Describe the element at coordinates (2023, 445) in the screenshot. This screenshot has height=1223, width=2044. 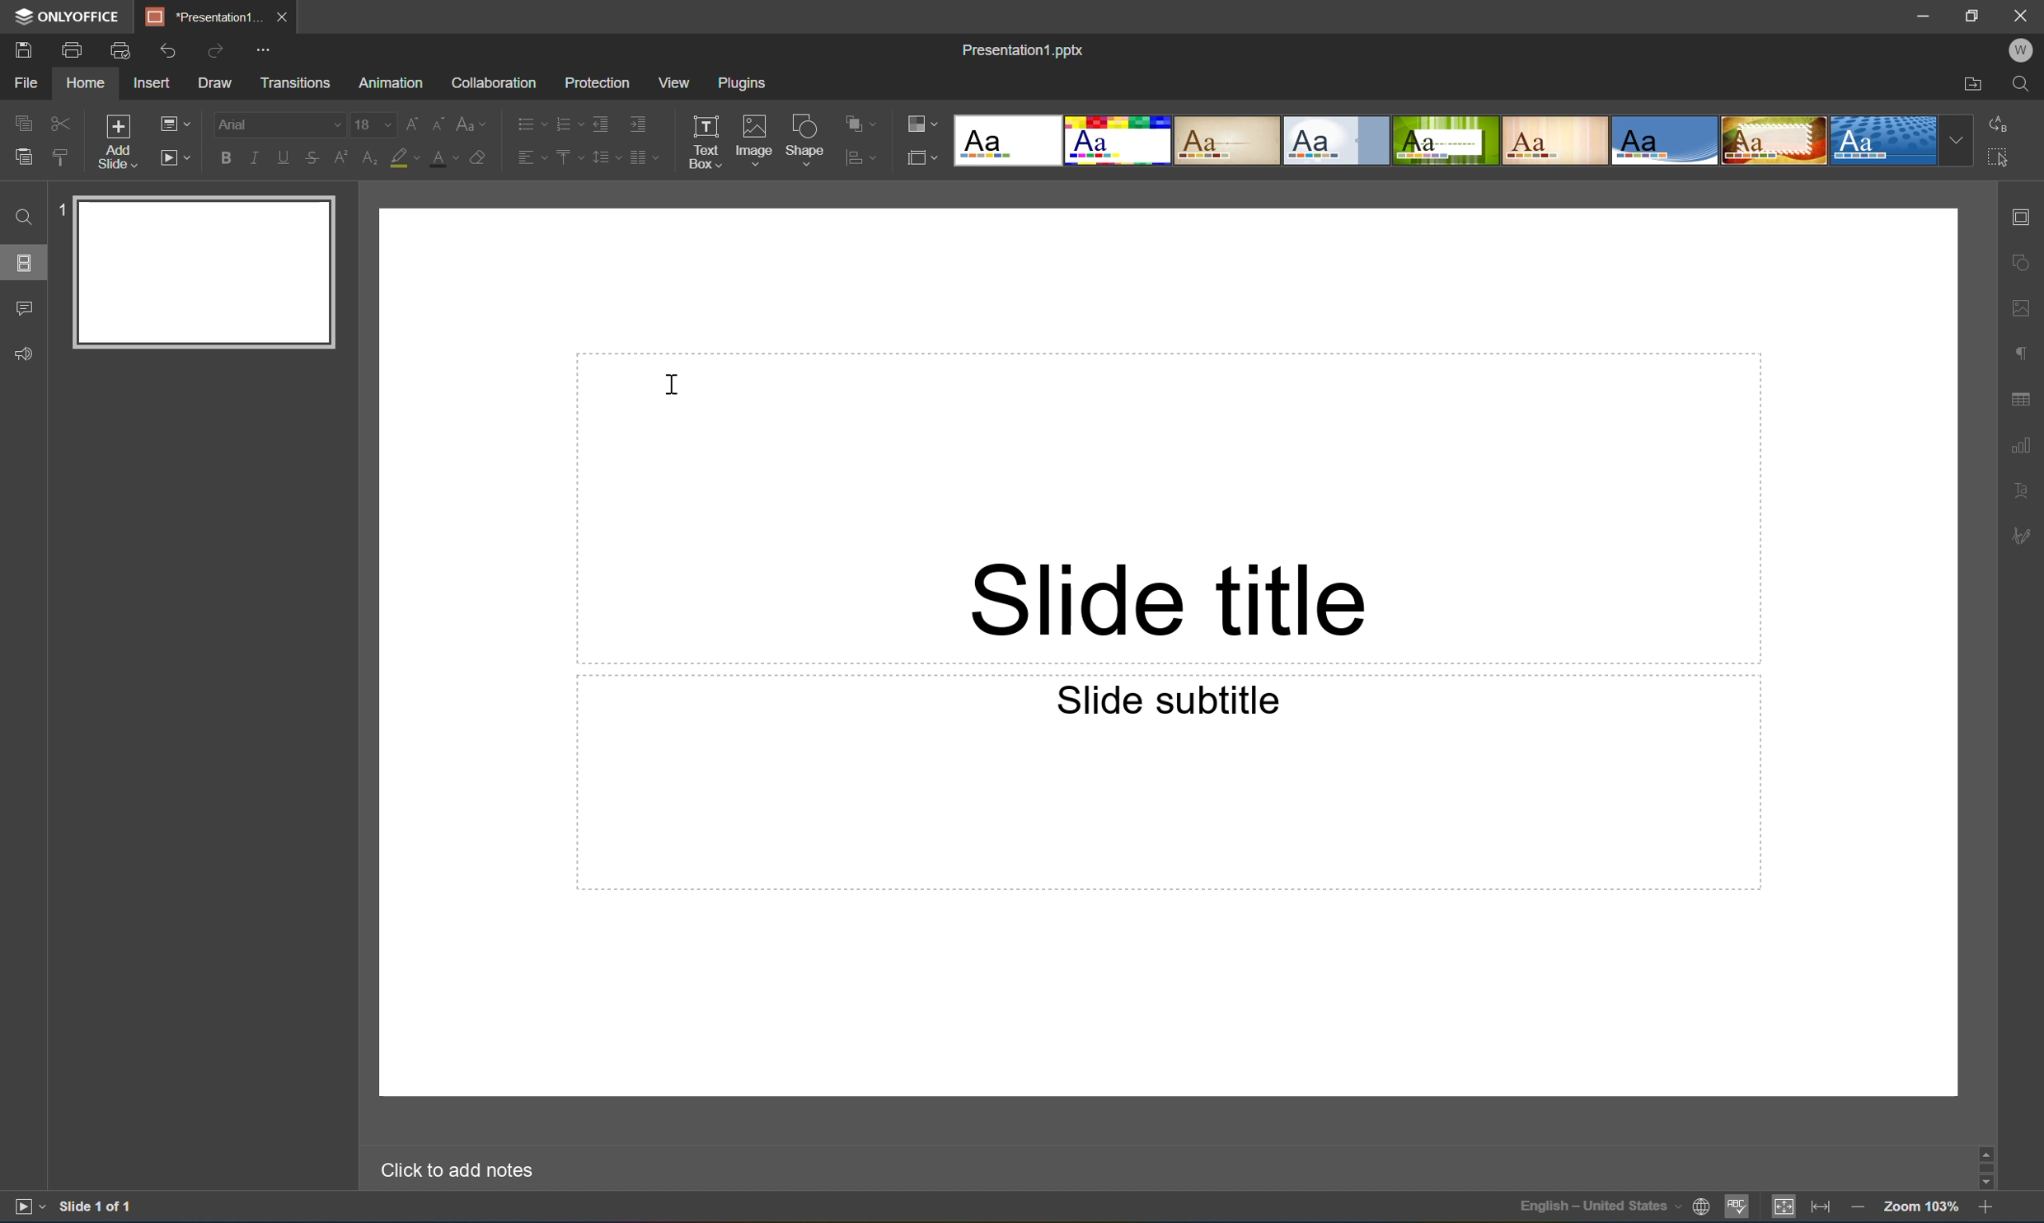
I see `Chart settings` at that location.